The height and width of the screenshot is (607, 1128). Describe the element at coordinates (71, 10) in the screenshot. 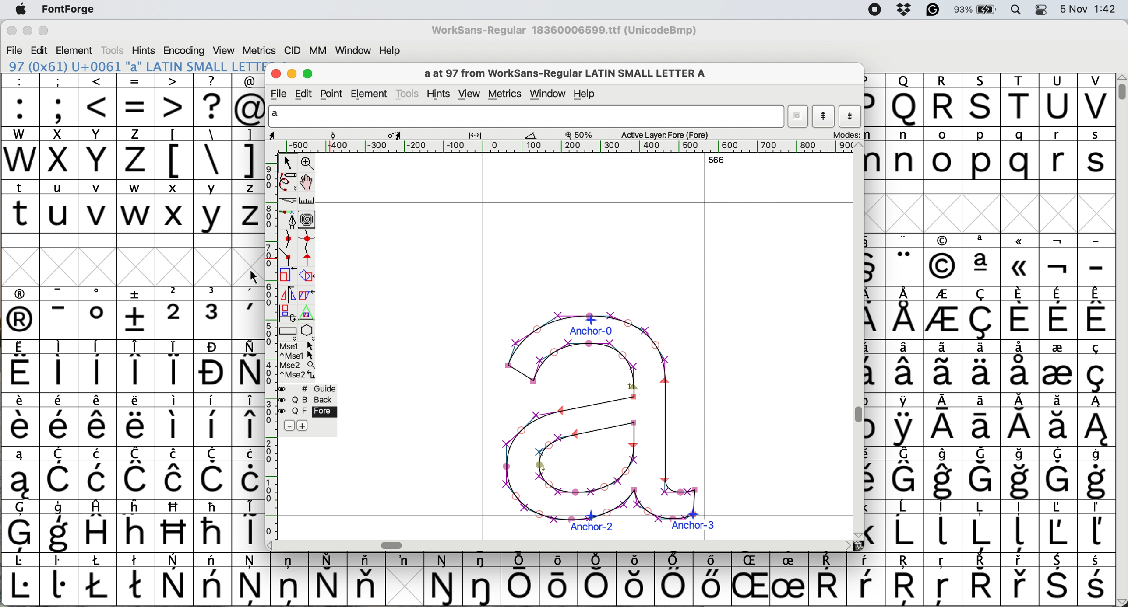

I see `fontforge` at that location.